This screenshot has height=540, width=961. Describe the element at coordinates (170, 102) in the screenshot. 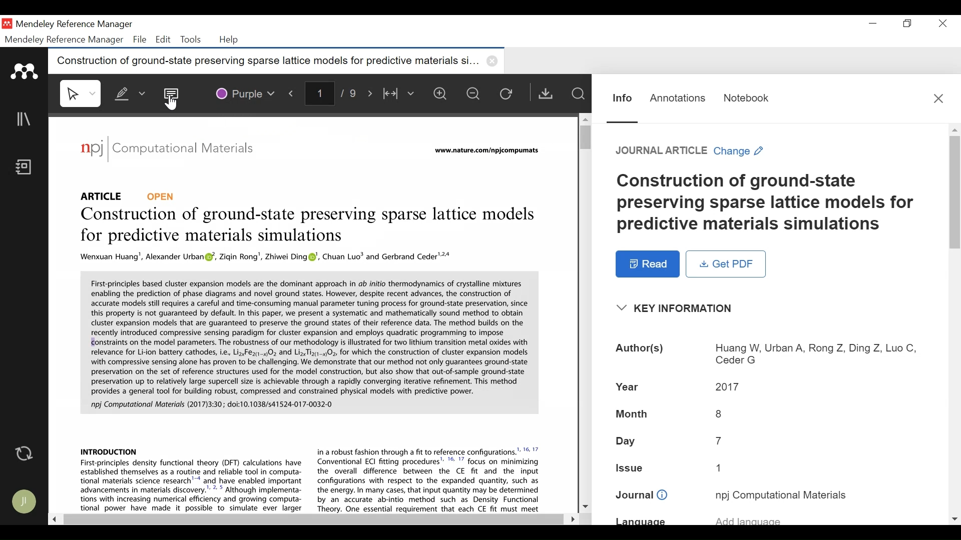

I see `Cursor` at that location.